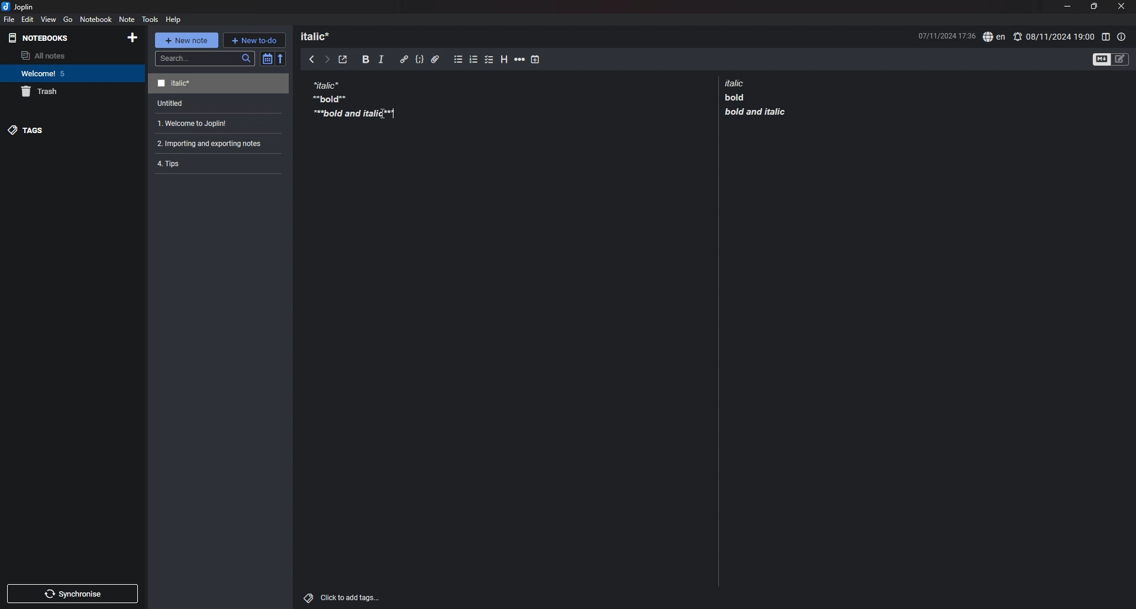  Describe the element at coordinates (267, 59) in the screenshot. I see `toggle sort order` at that location.